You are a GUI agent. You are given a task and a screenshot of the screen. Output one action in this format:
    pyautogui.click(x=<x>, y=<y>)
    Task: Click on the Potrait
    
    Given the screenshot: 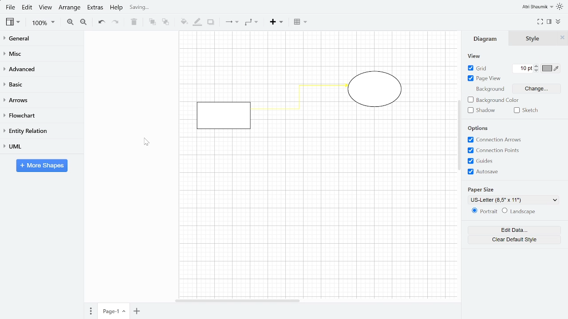 What is the action you would take?
    pyautogui.click(x=482, y=212)
    